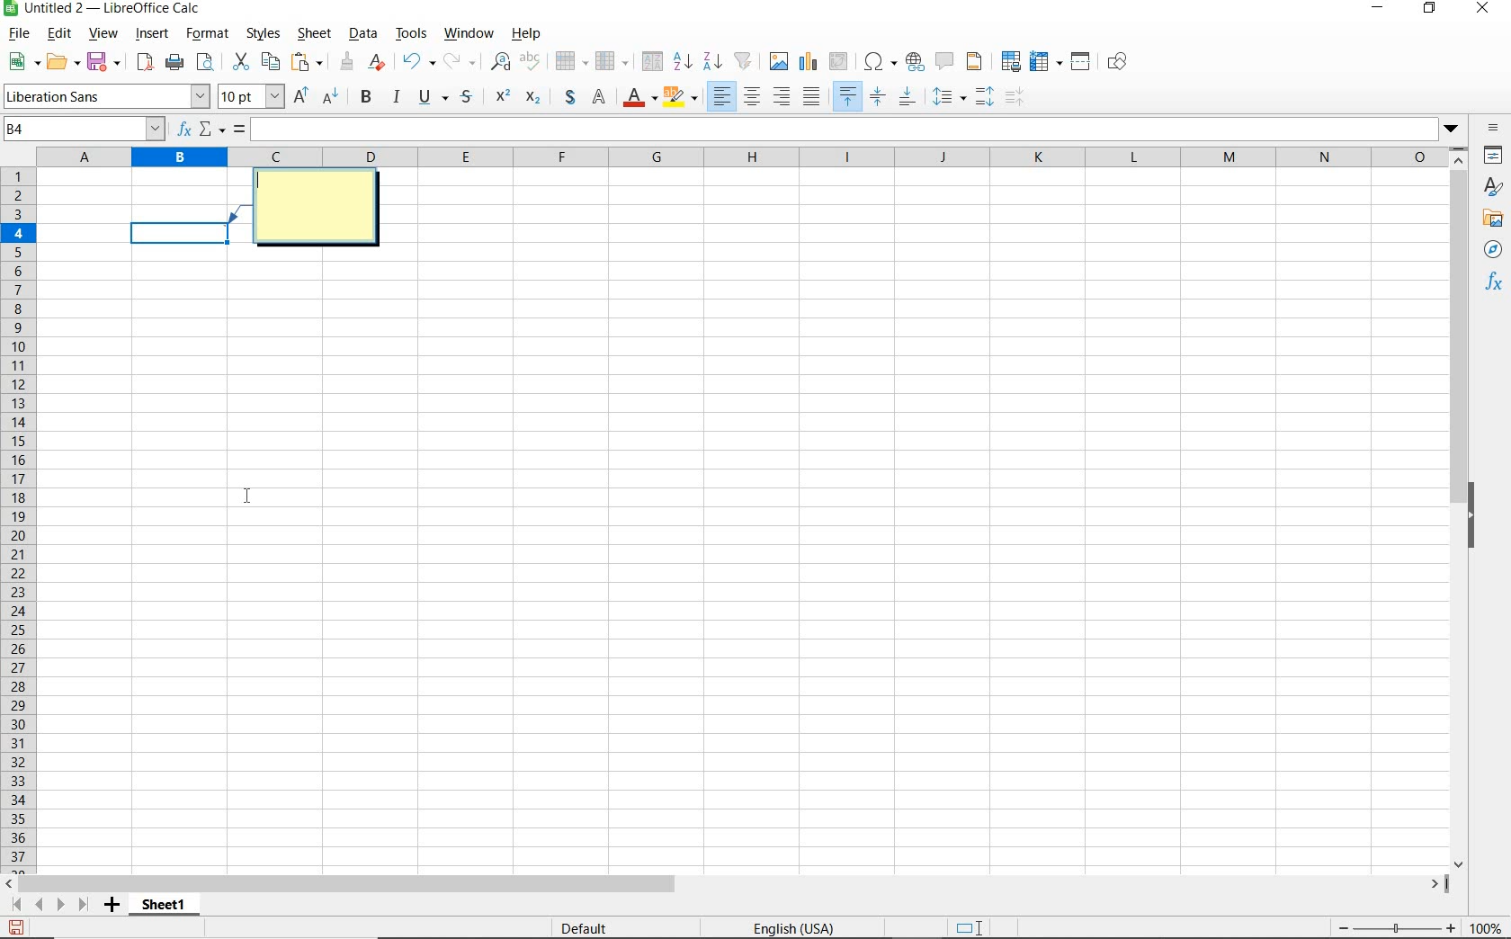  I want to click on column, so click(611, 65).